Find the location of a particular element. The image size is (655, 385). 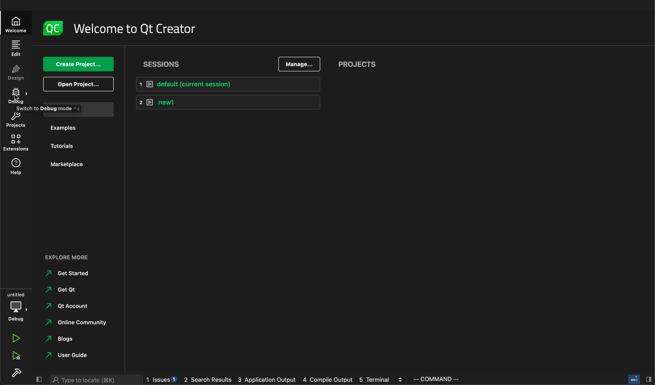

create is located at coordinates (78, 64).